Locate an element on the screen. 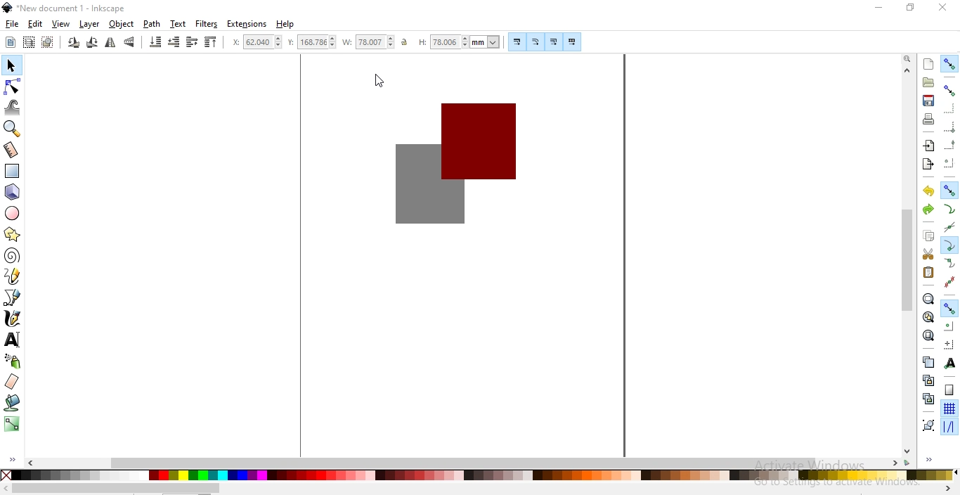  create circles, arcs and ellipses is located at coordinates (13, 214).